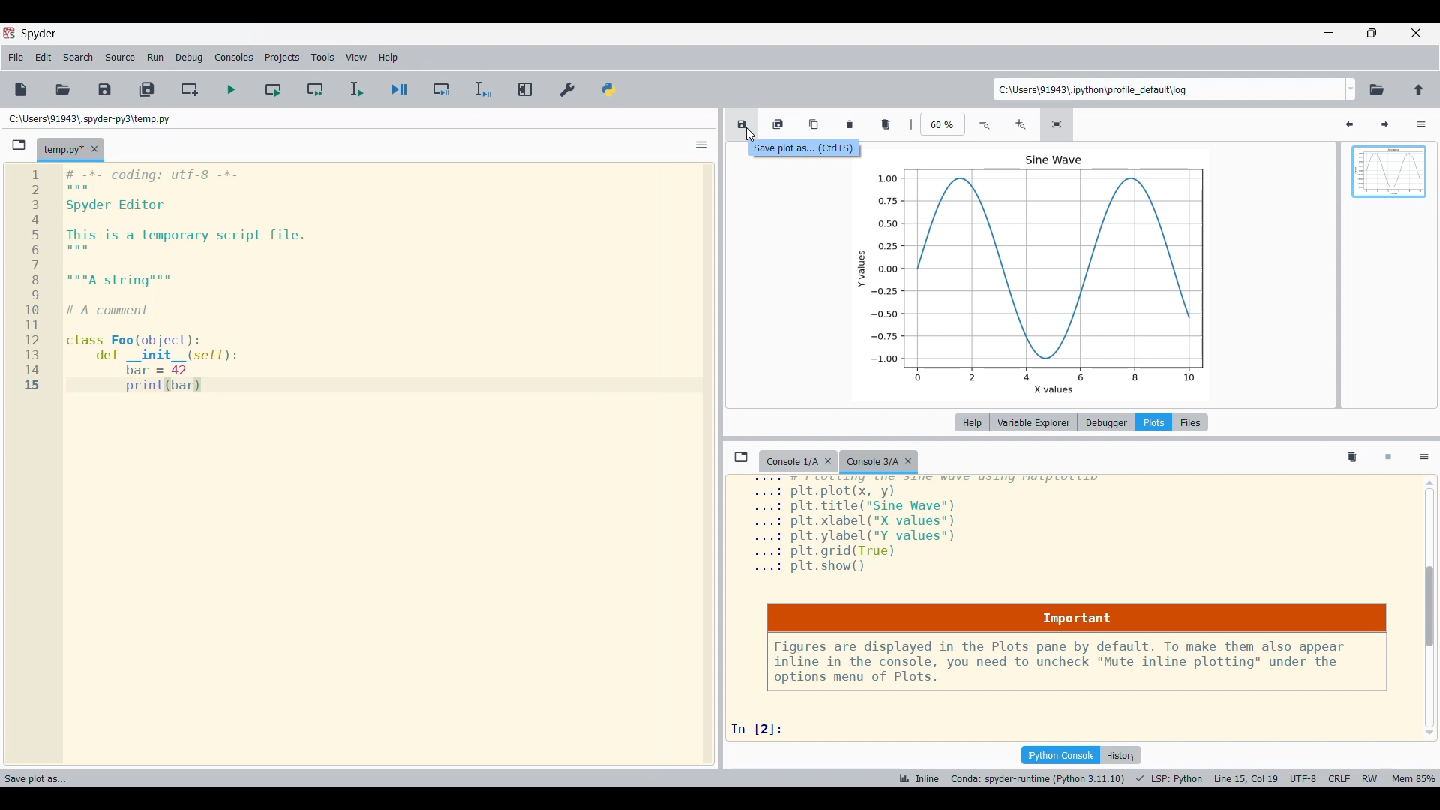 Image resolution: width=1440 pixels, height=810 pixels. What do you see at coordinates (798, 462) in the screenshot?
I see `Older tab` at bounding box center [798, 462].